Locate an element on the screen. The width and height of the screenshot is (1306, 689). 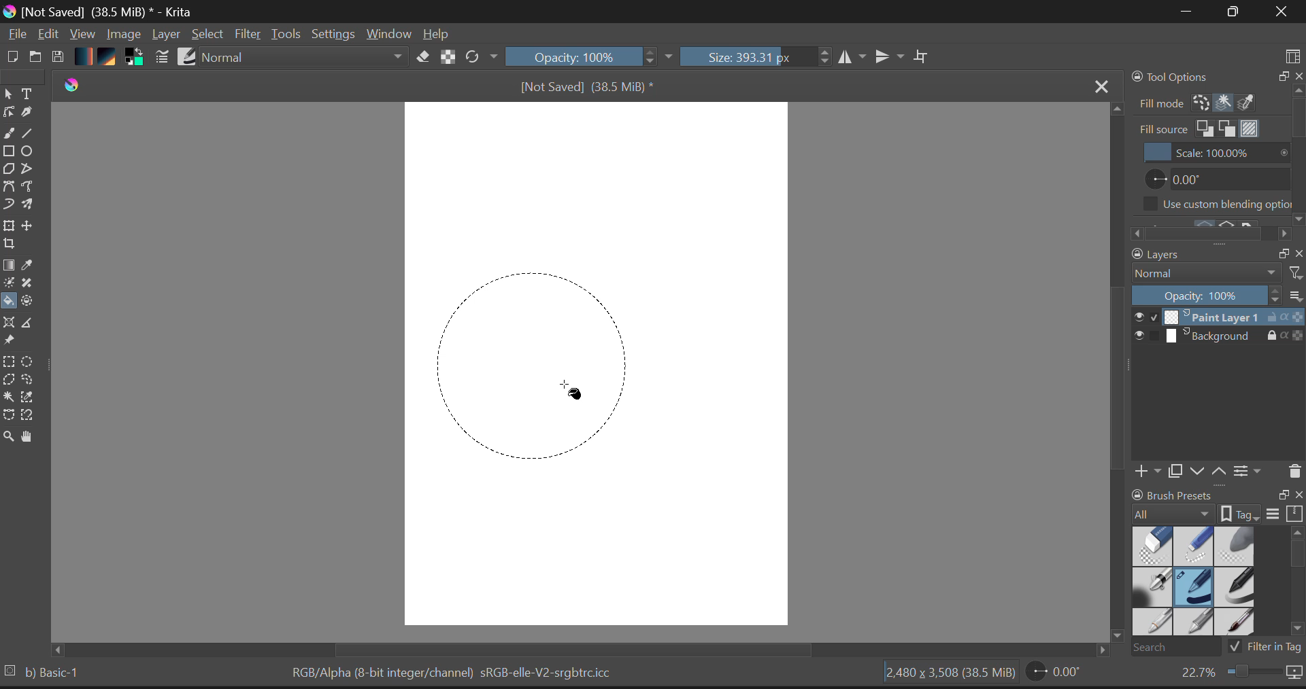
Fill is located at coordinates (10, 301).